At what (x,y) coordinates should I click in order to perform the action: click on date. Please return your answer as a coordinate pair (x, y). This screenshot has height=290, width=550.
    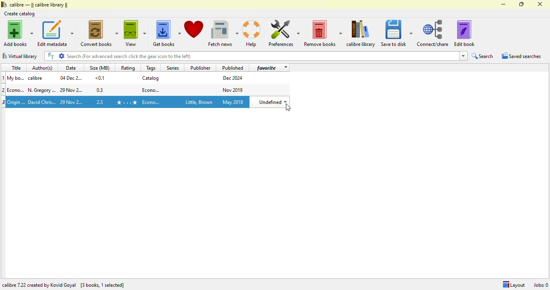
    Looking at the image, I should click on (72, 102).